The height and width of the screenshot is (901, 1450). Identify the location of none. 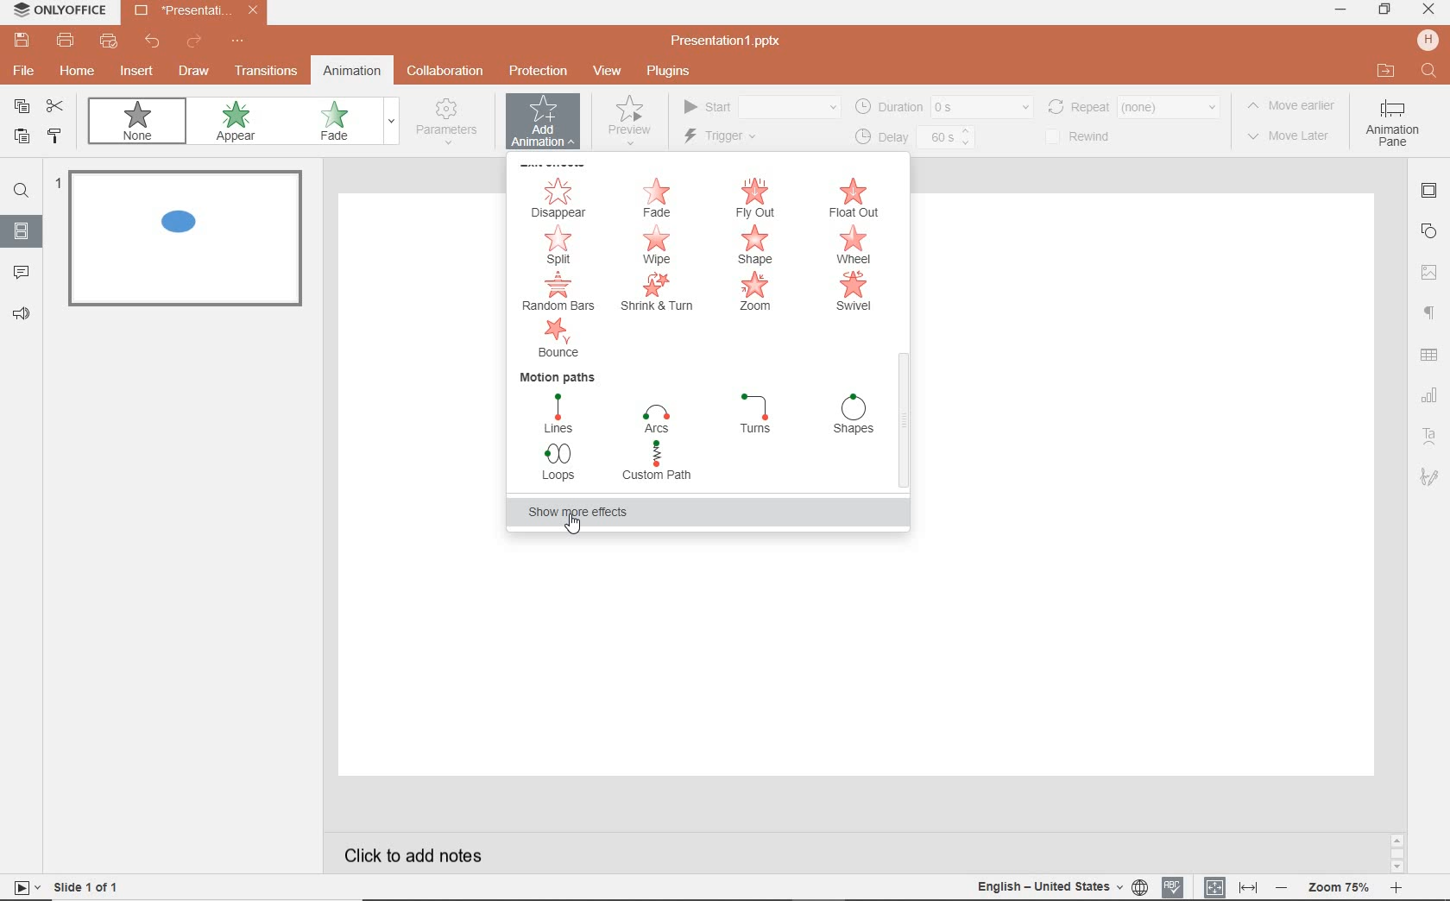
(142, 124).